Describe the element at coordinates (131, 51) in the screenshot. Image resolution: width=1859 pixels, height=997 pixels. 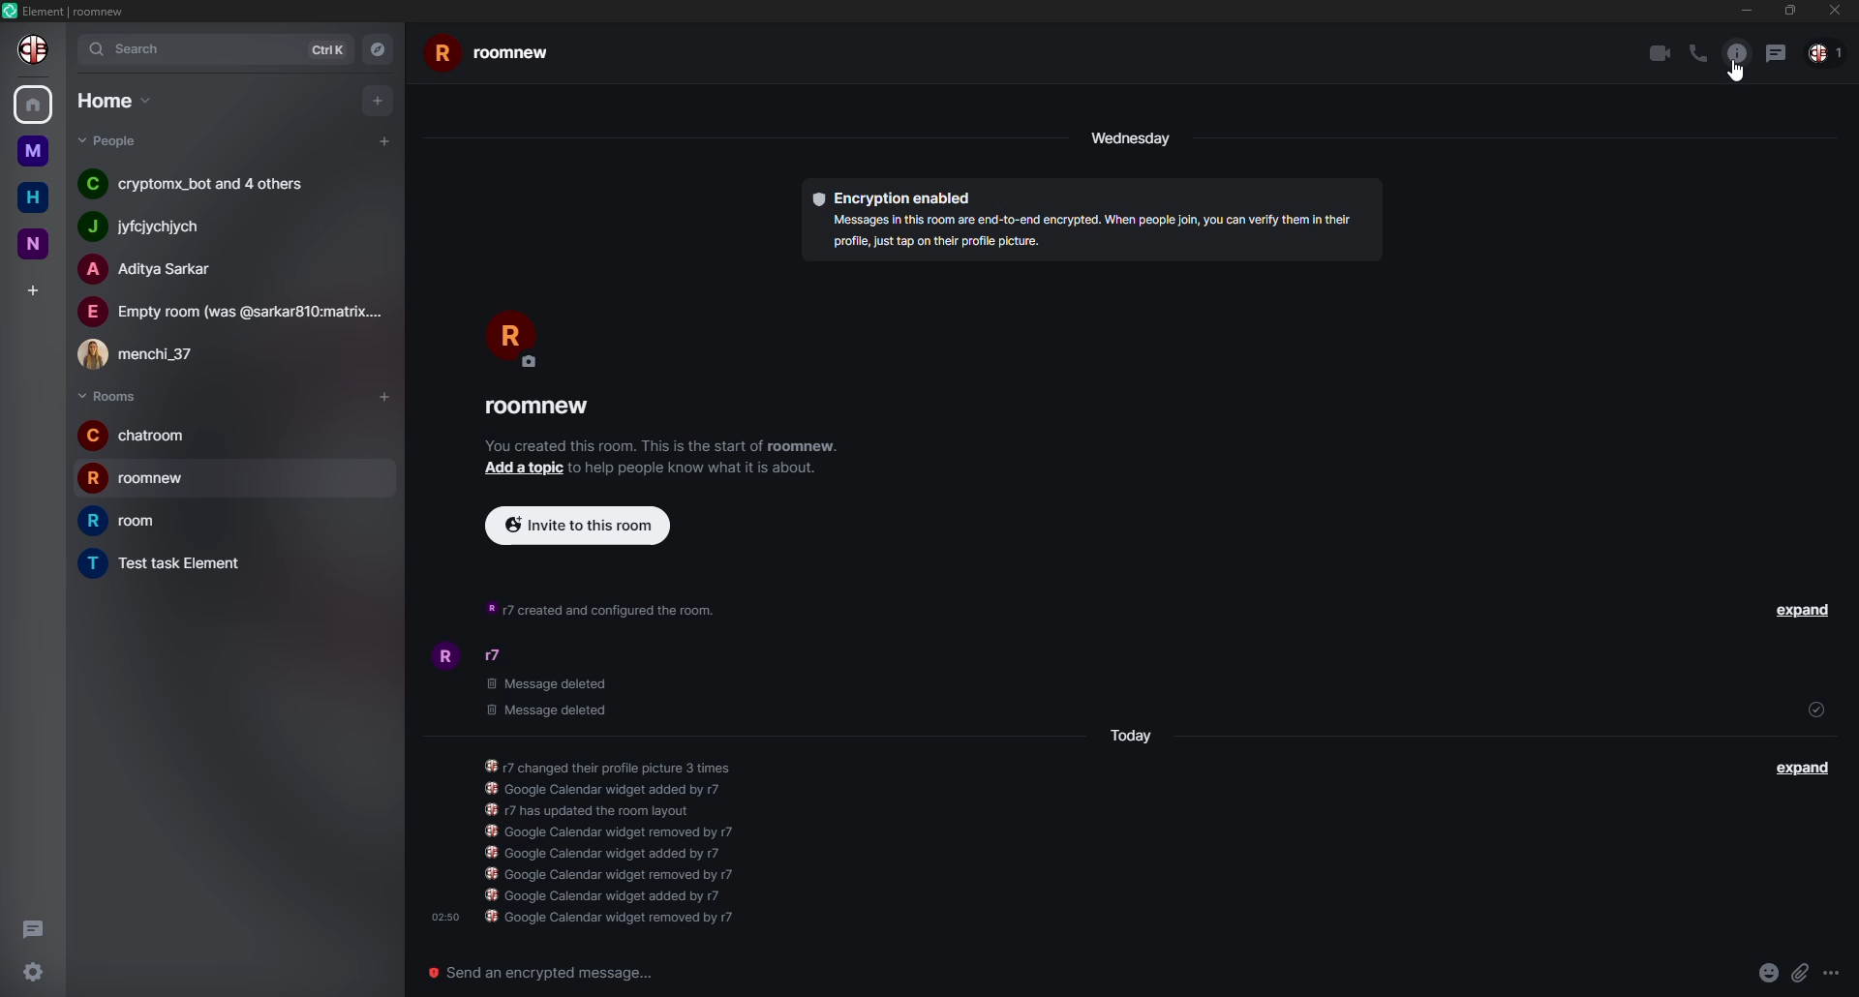
I see `search` at that location.